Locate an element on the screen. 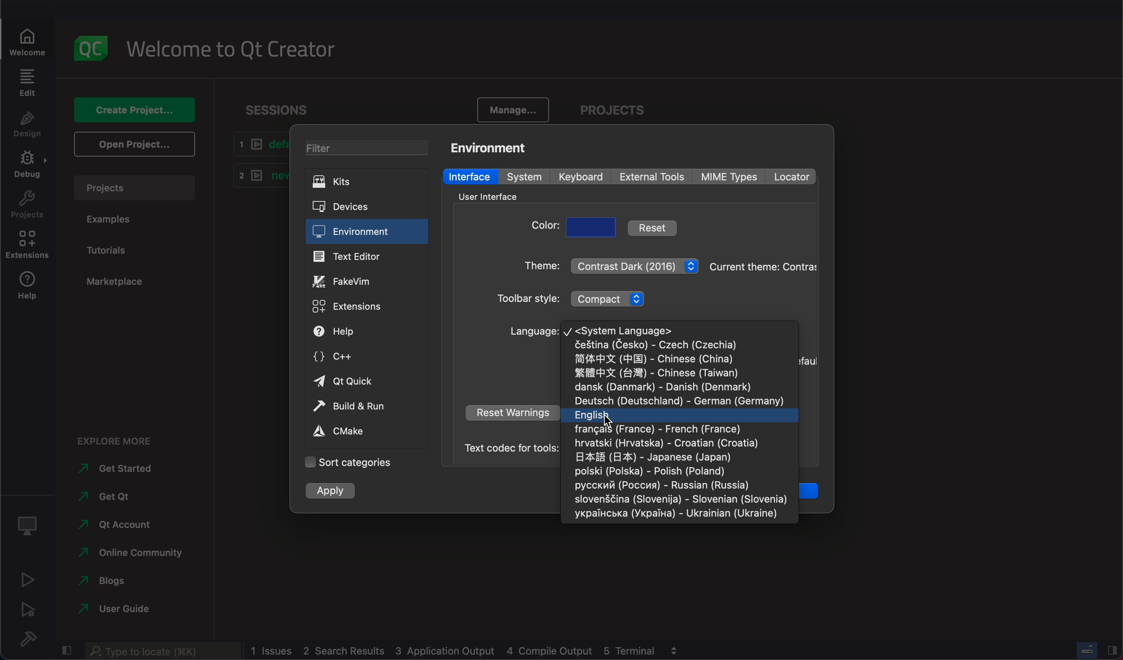 Image resolution: width=1123 pixels, height=660 pixels. slovenia is located at coordinates (680, 499).